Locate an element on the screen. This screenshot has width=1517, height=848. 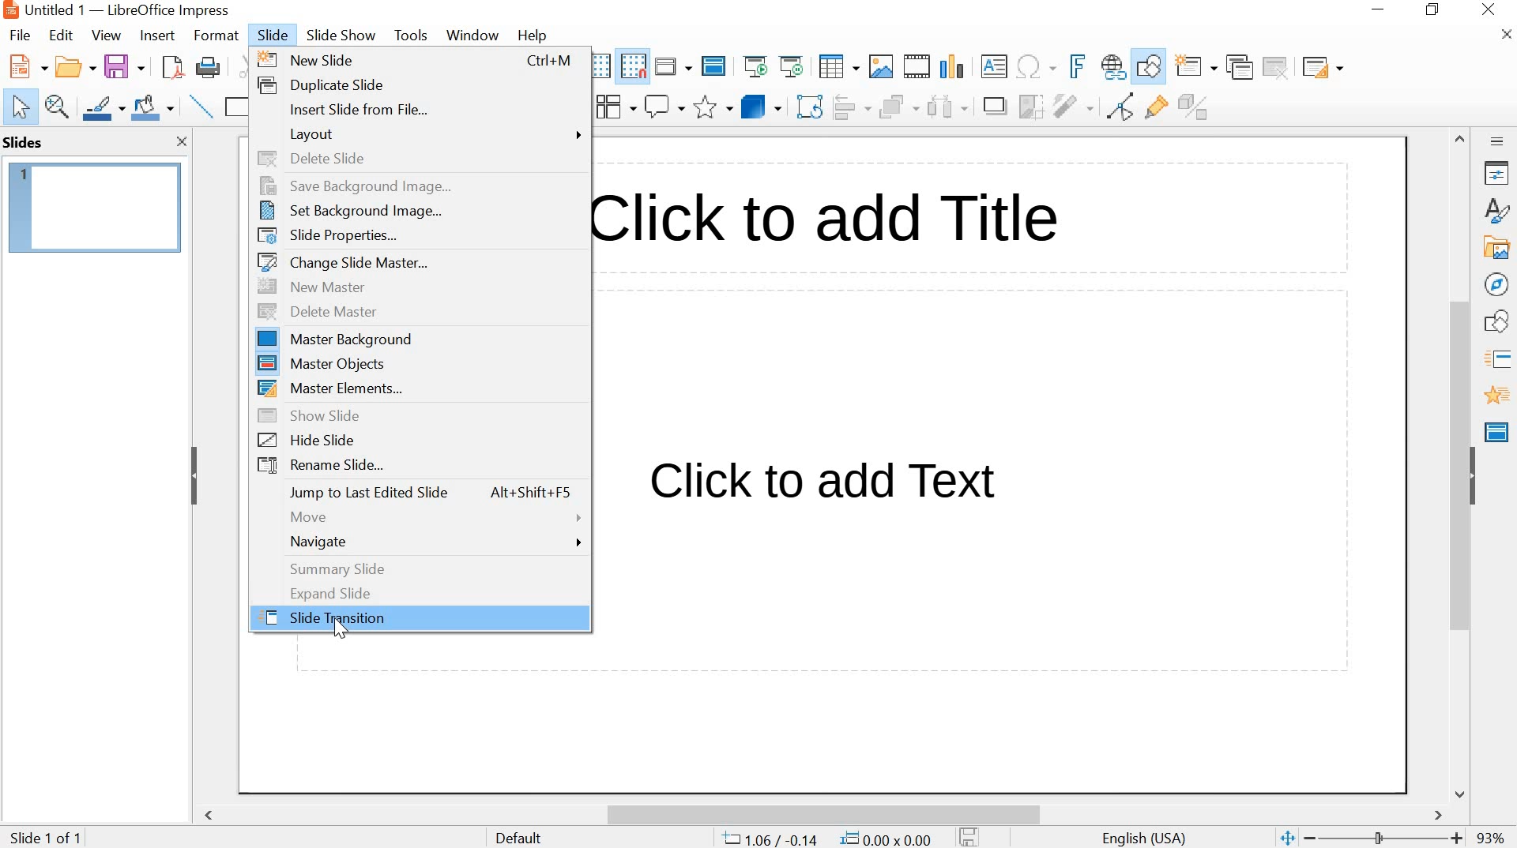
STYLES is located at coordinates (1498, 210).